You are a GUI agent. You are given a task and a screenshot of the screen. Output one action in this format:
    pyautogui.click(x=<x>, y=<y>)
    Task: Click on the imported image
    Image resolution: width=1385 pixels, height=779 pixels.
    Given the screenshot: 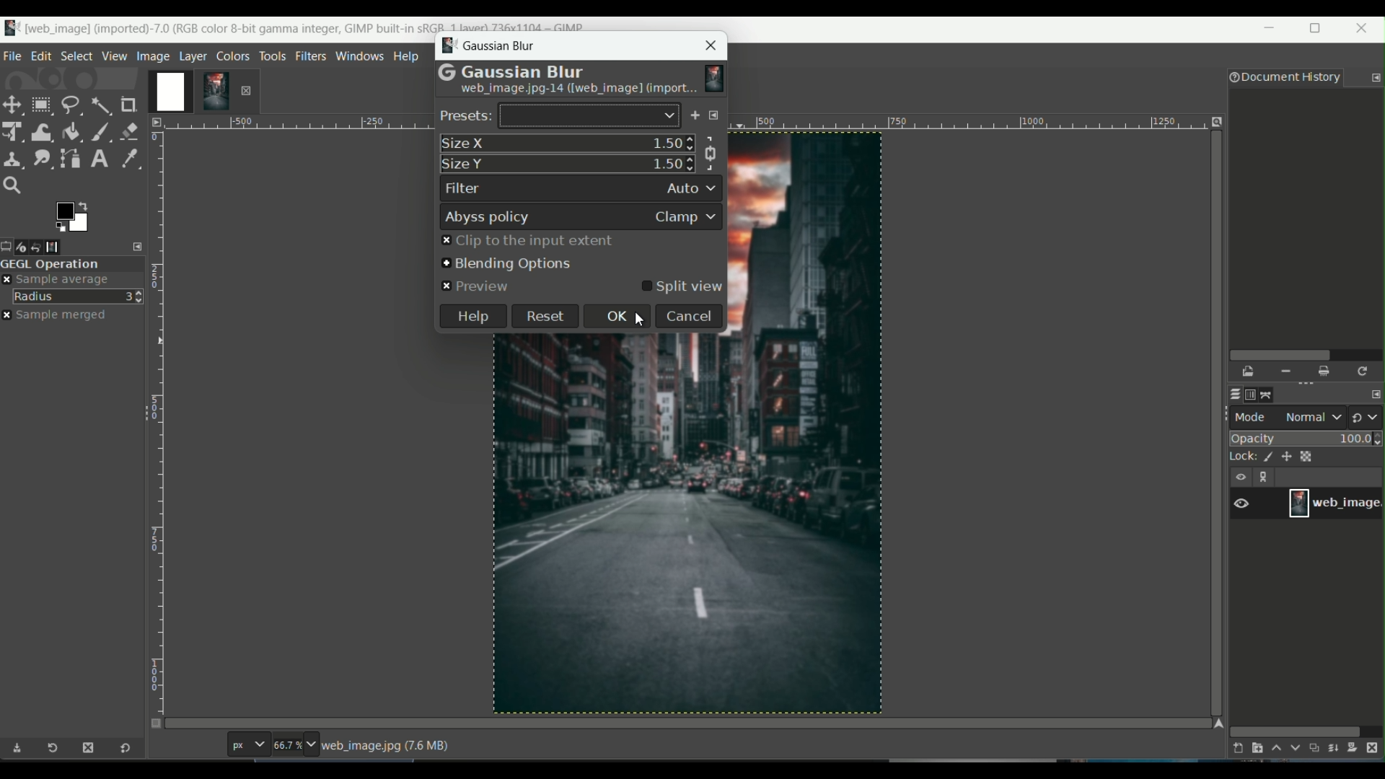 What is the action you would take?
    pyautogui.click(x=191, y=92)
    